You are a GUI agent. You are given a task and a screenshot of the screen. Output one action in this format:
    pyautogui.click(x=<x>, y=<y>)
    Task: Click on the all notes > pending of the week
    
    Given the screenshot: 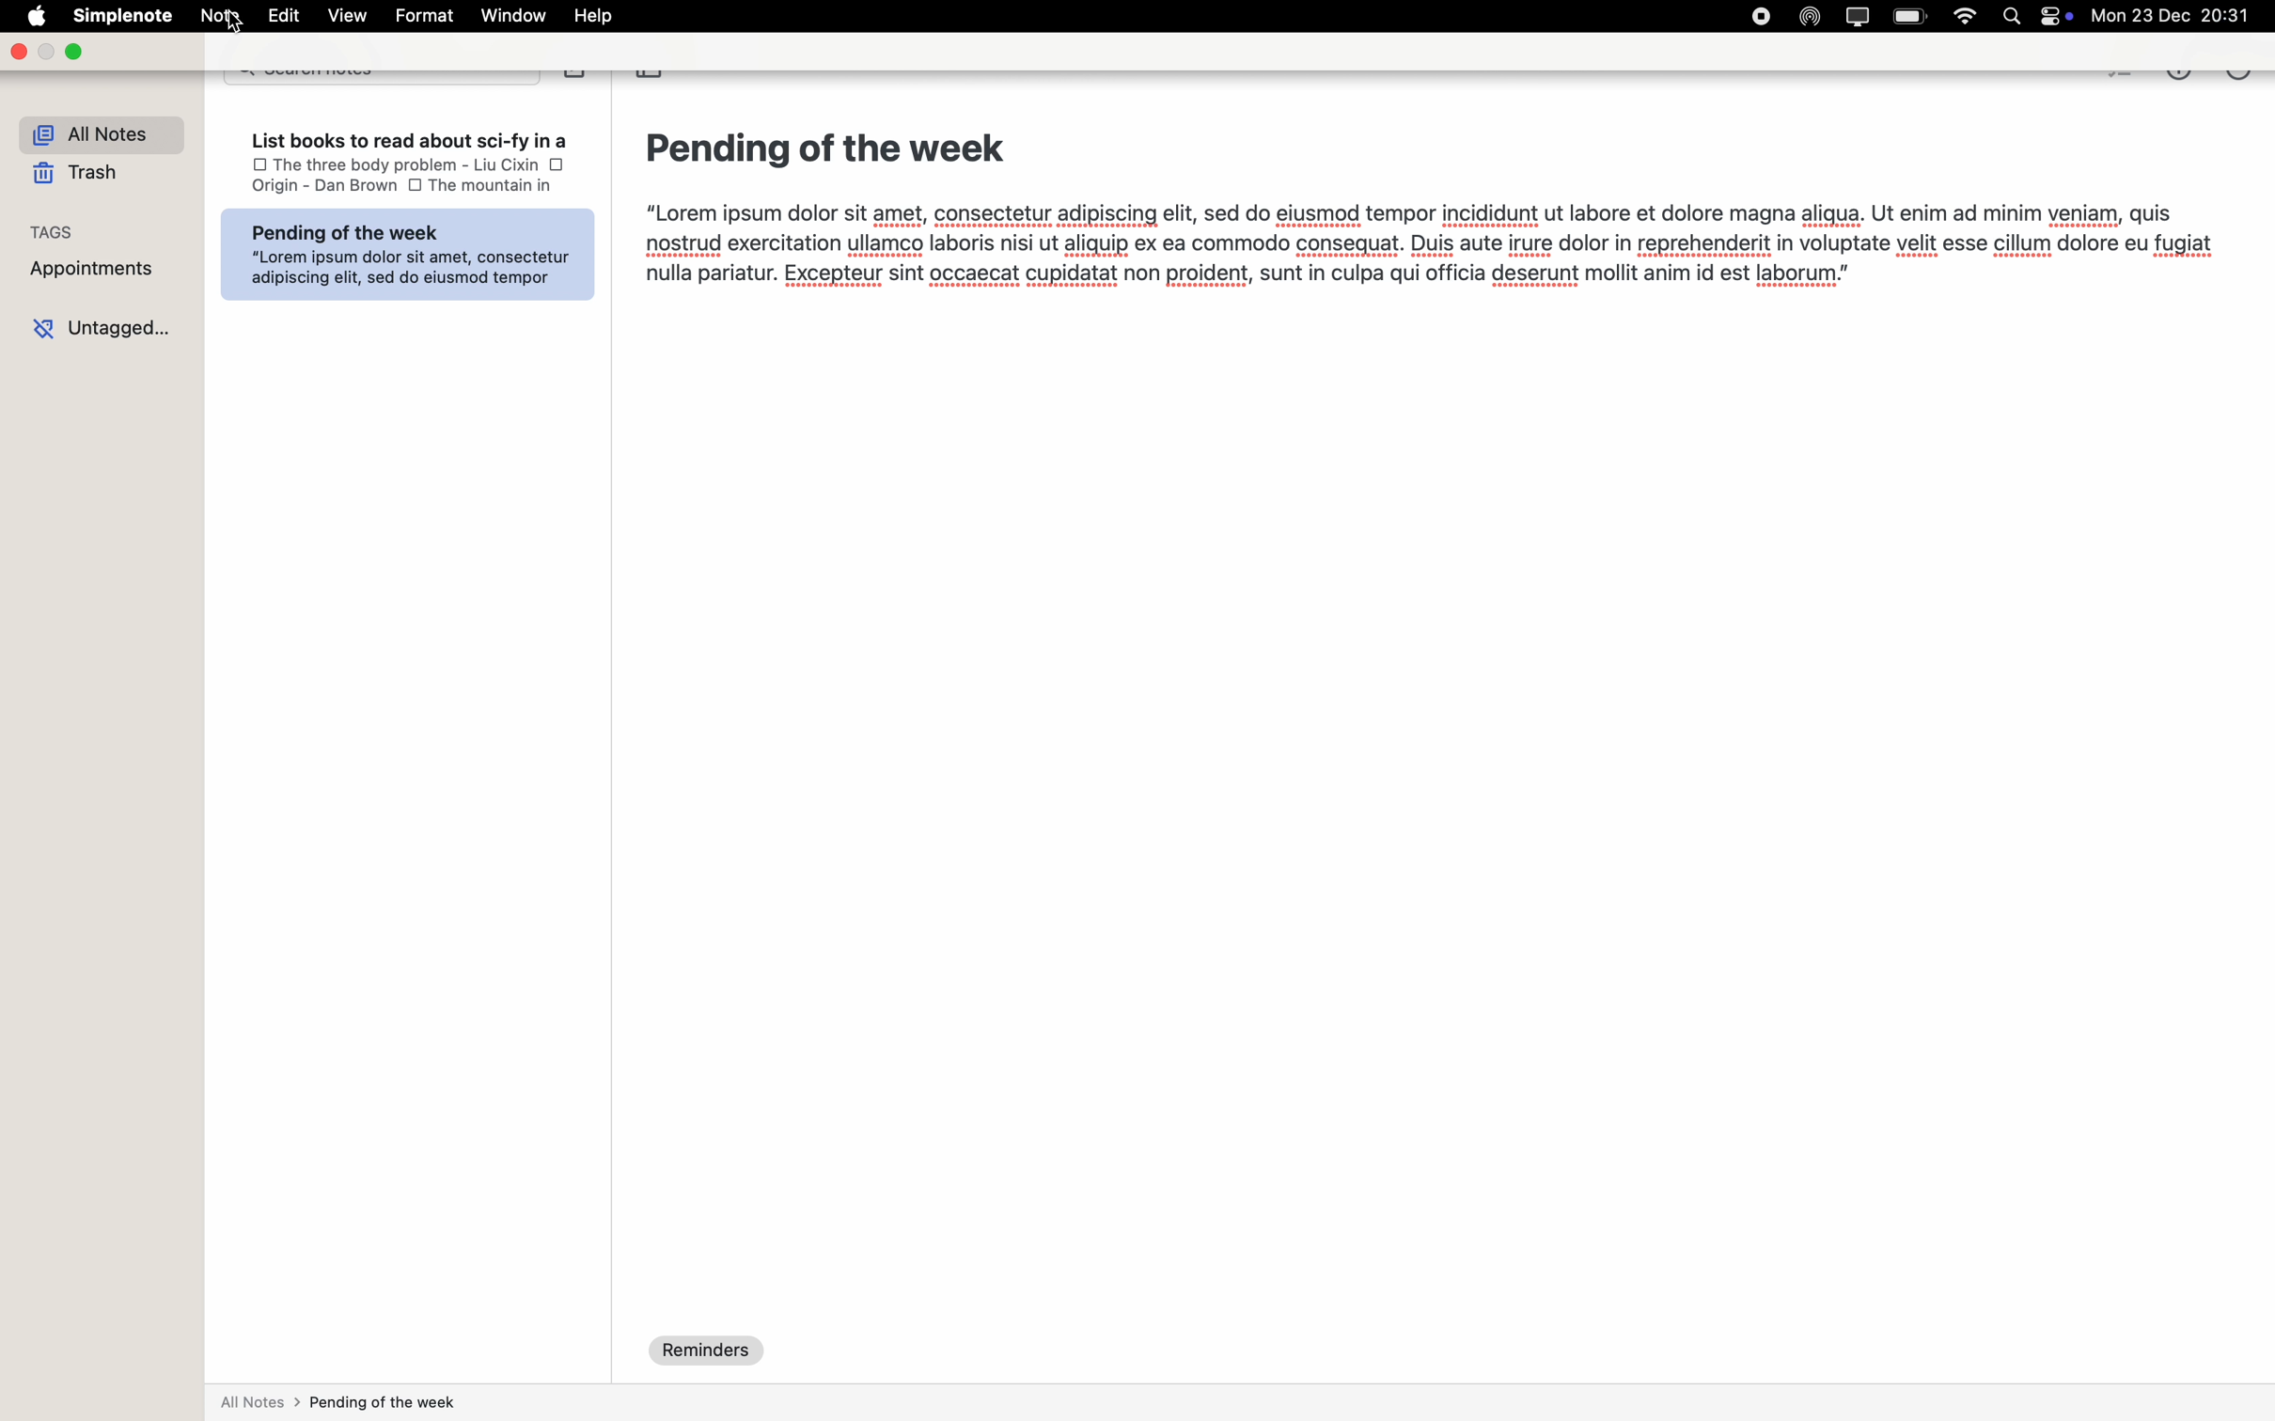 What is the action you would take?
    pyautogui.click(x=343, y=1405)
    